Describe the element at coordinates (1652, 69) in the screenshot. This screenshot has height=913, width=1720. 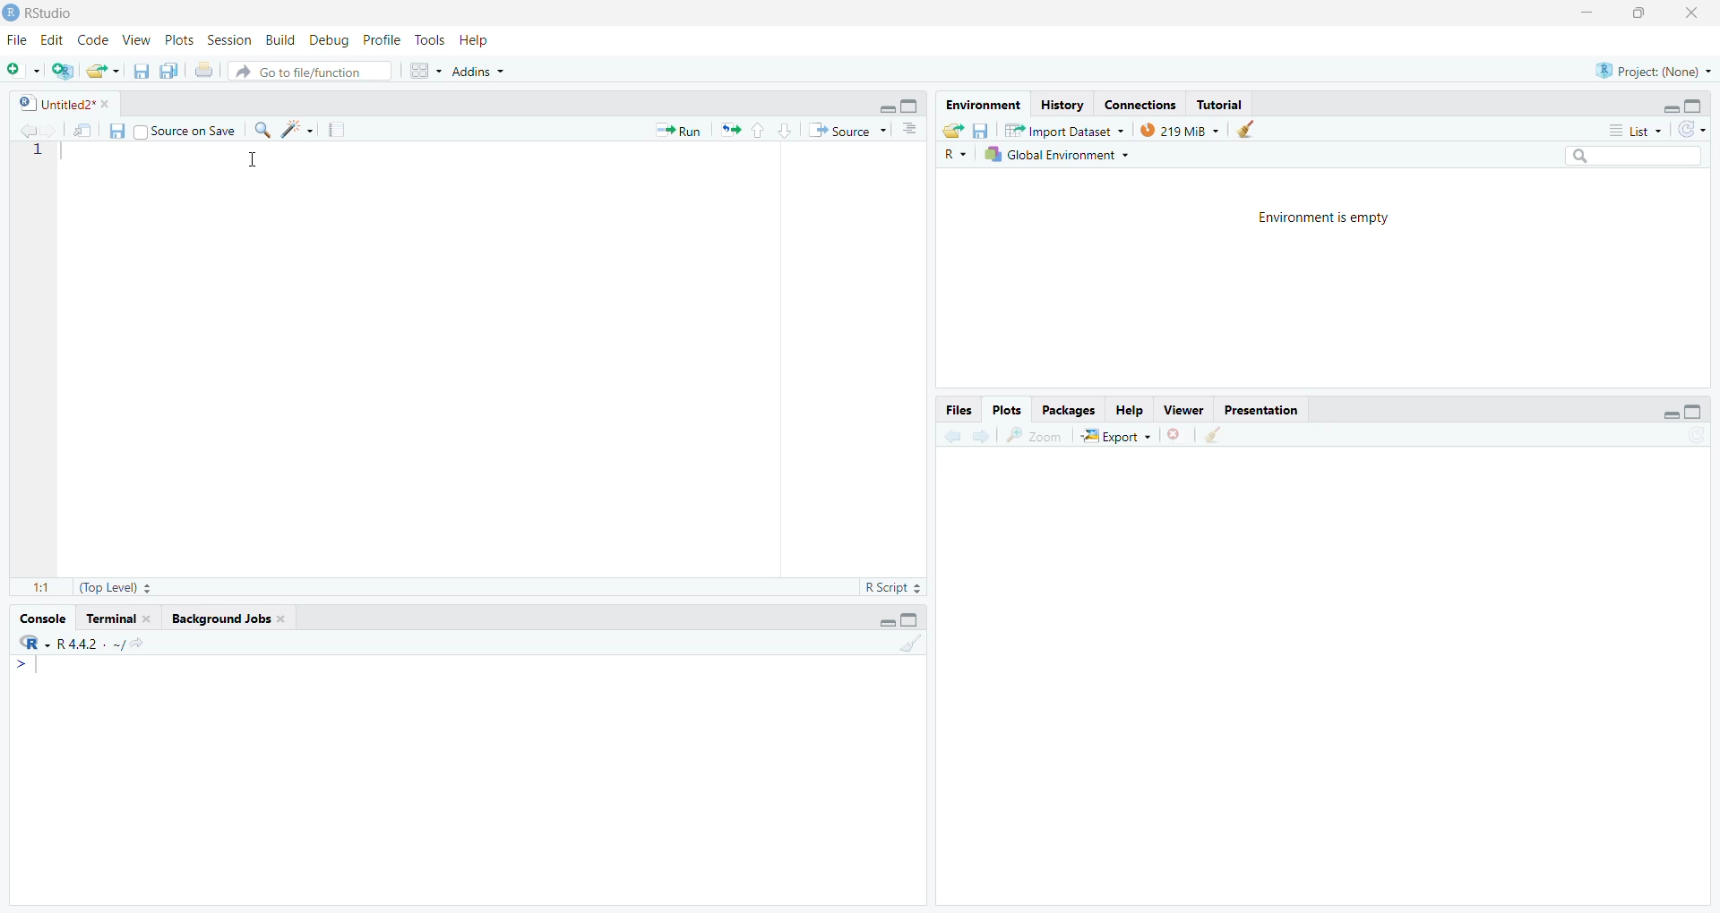
I see `Project: (None)` at that location.